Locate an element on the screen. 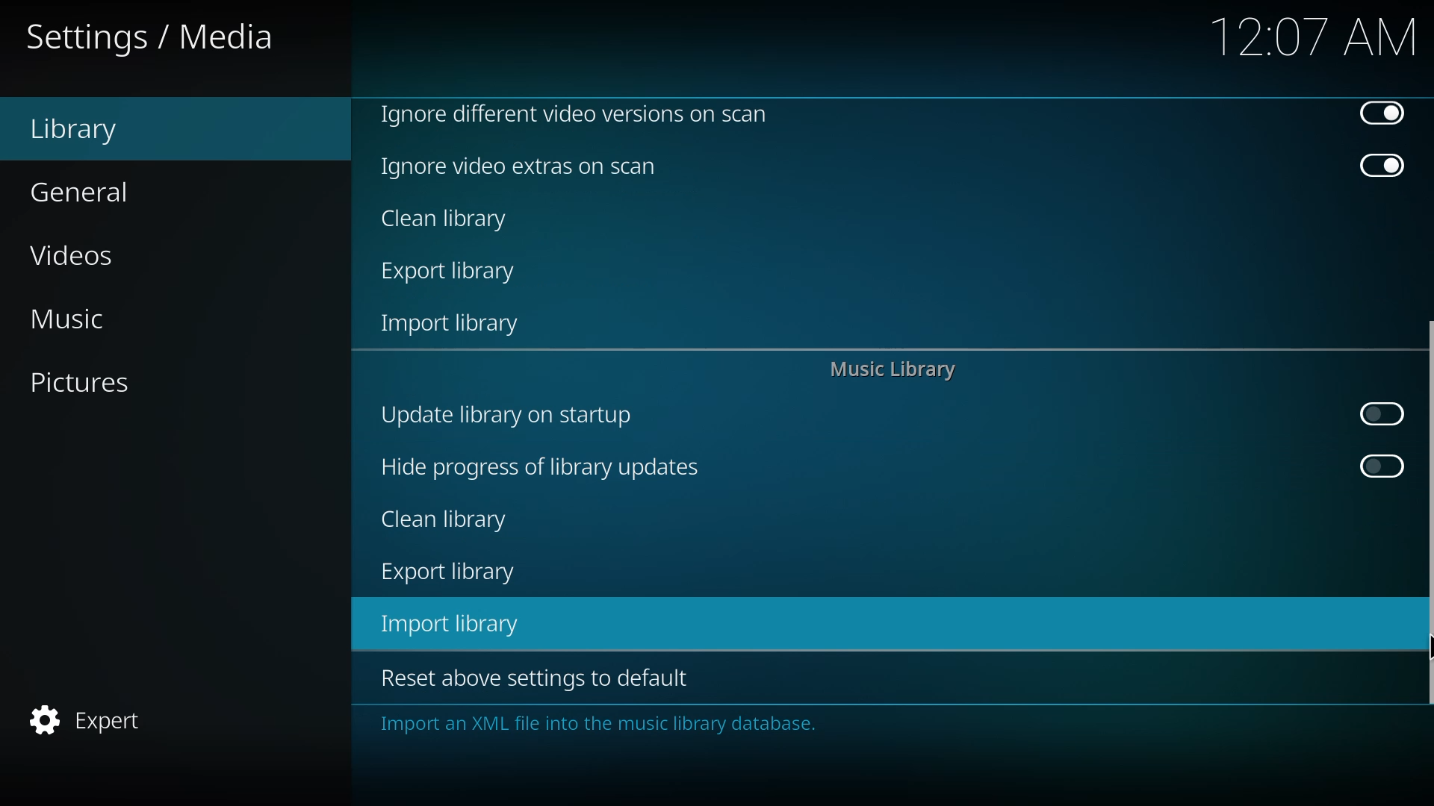 Image resolution: width=1434 pixels, height=806 pixels. clean is located at coordinates (447, 220).